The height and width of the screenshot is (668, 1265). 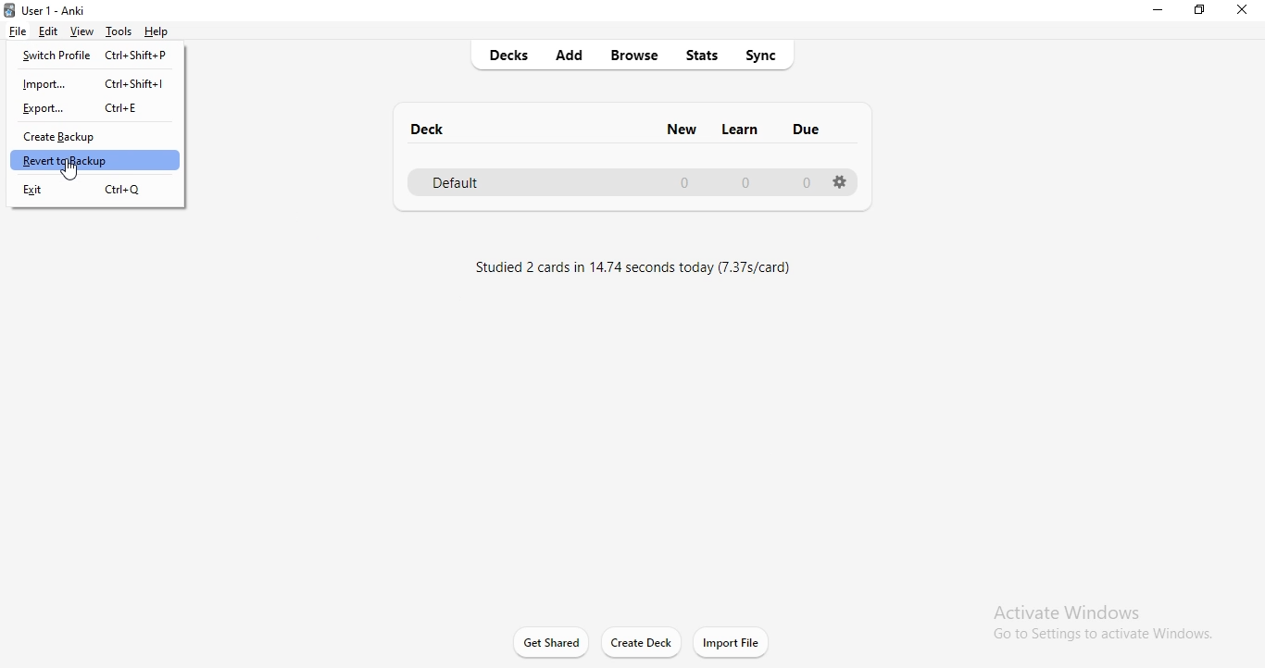 What do you see at coordinates (81, 31) in the screenshot?
I see `view` at bounding box center [81, 31].